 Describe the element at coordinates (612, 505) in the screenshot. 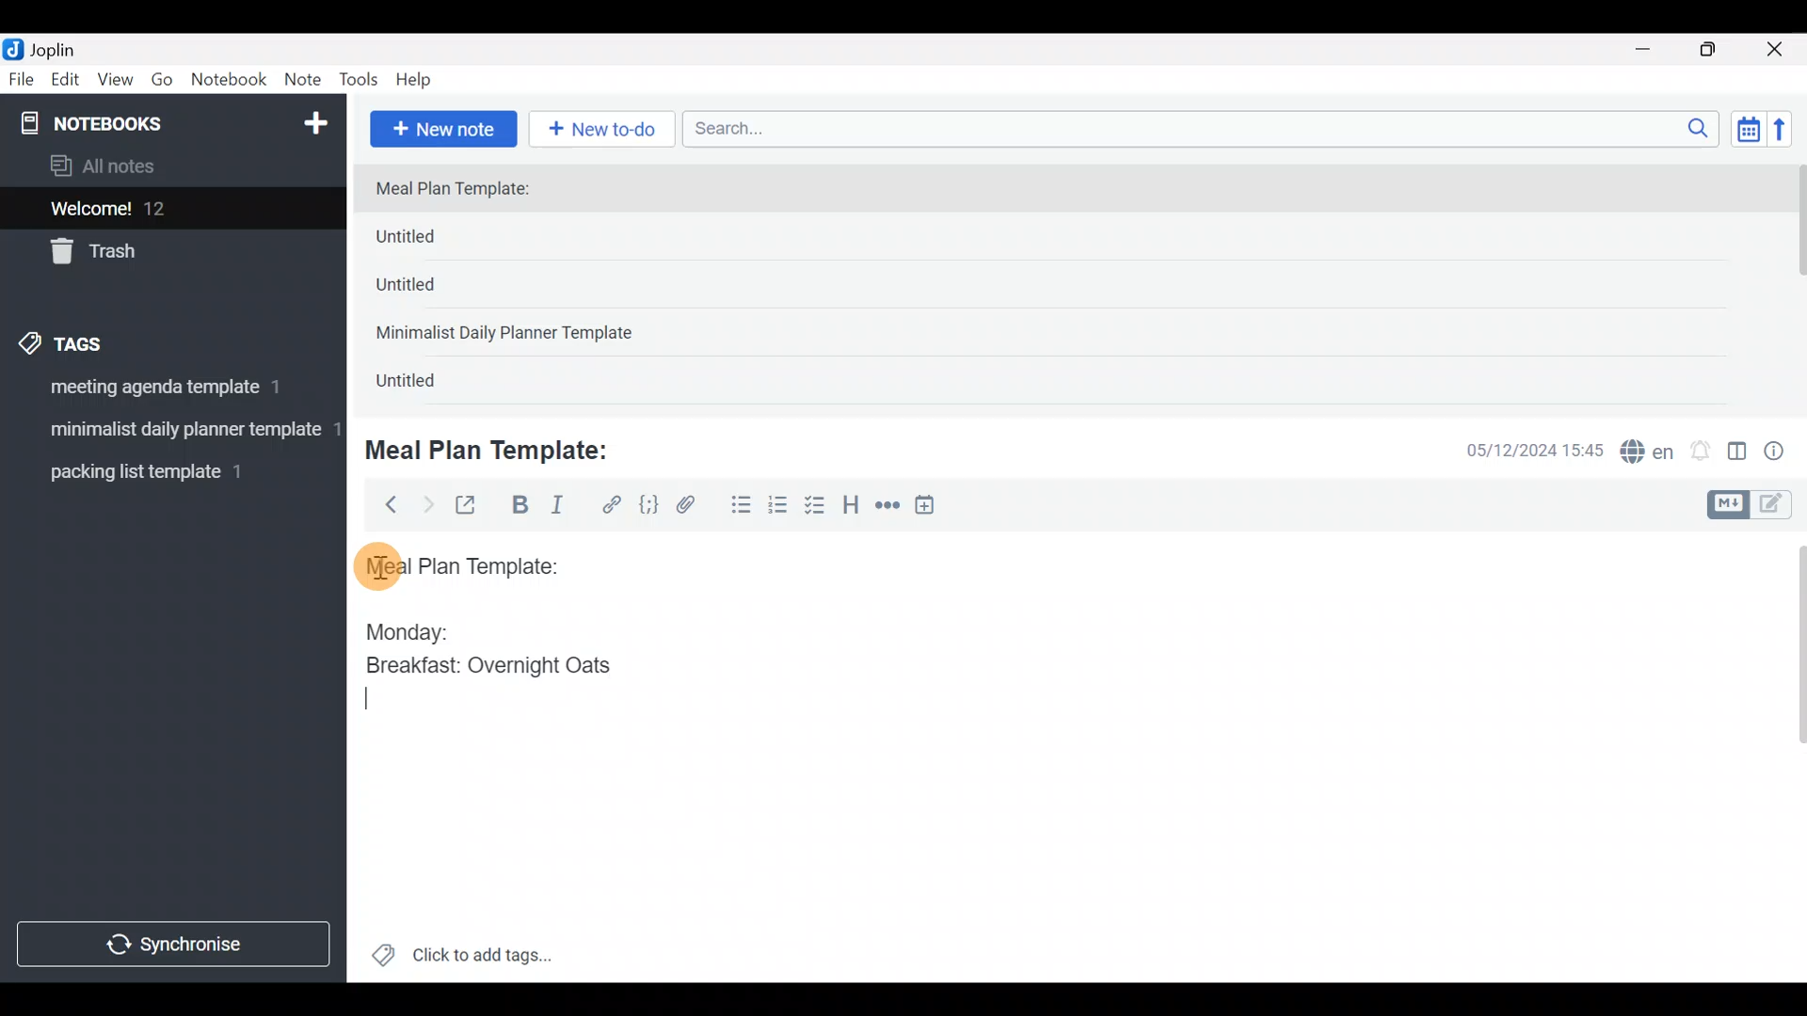

I see `Hyperlink` at that location.